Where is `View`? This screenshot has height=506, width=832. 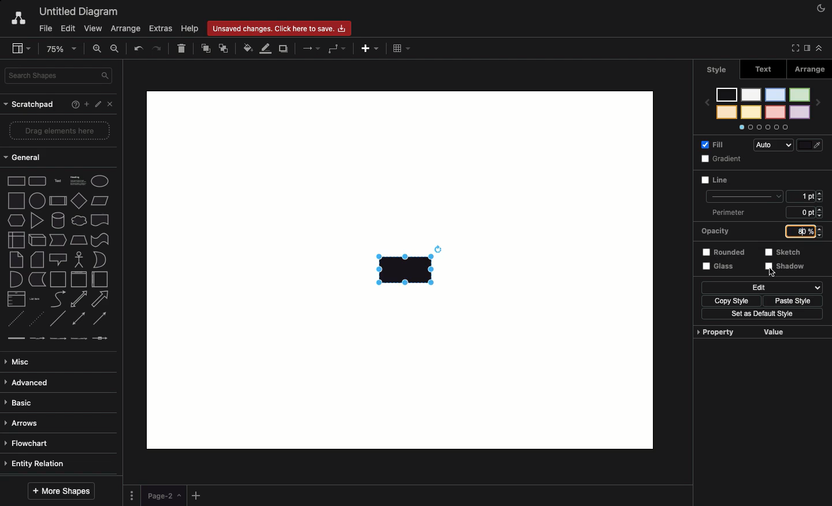
View is located at coordinates (94, 28).